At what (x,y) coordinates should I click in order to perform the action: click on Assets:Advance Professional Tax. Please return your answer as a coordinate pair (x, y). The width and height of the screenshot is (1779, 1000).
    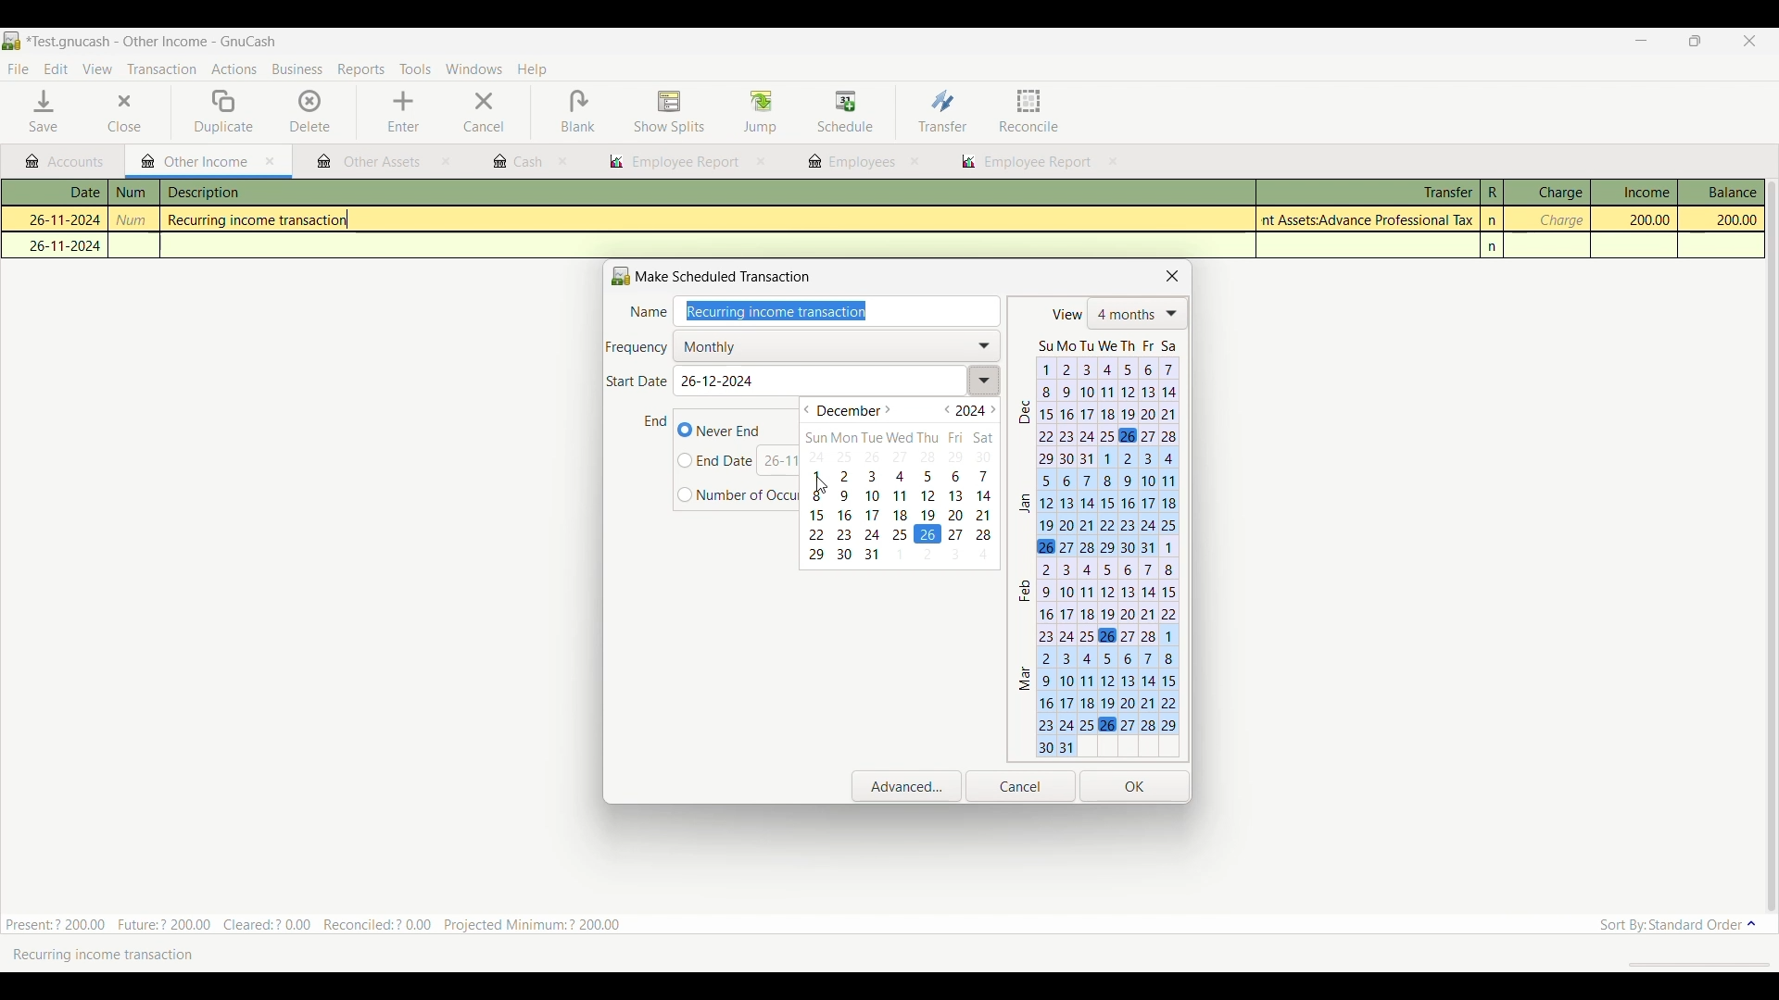
    Looking at the image, I should click on (1370, 219).